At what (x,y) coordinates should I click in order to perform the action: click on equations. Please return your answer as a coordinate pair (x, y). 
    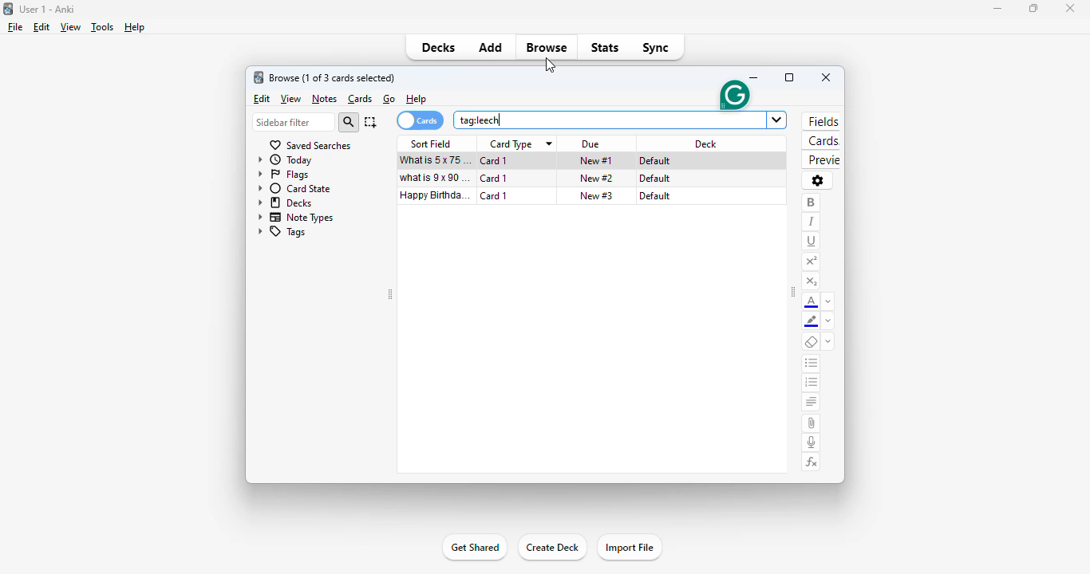
    Looking at the image, I should click on (812, 462).